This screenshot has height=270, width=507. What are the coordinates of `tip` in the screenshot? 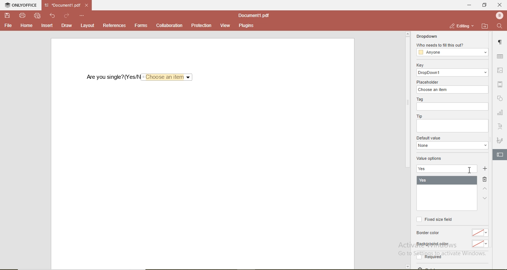 It's located at (419, 116).